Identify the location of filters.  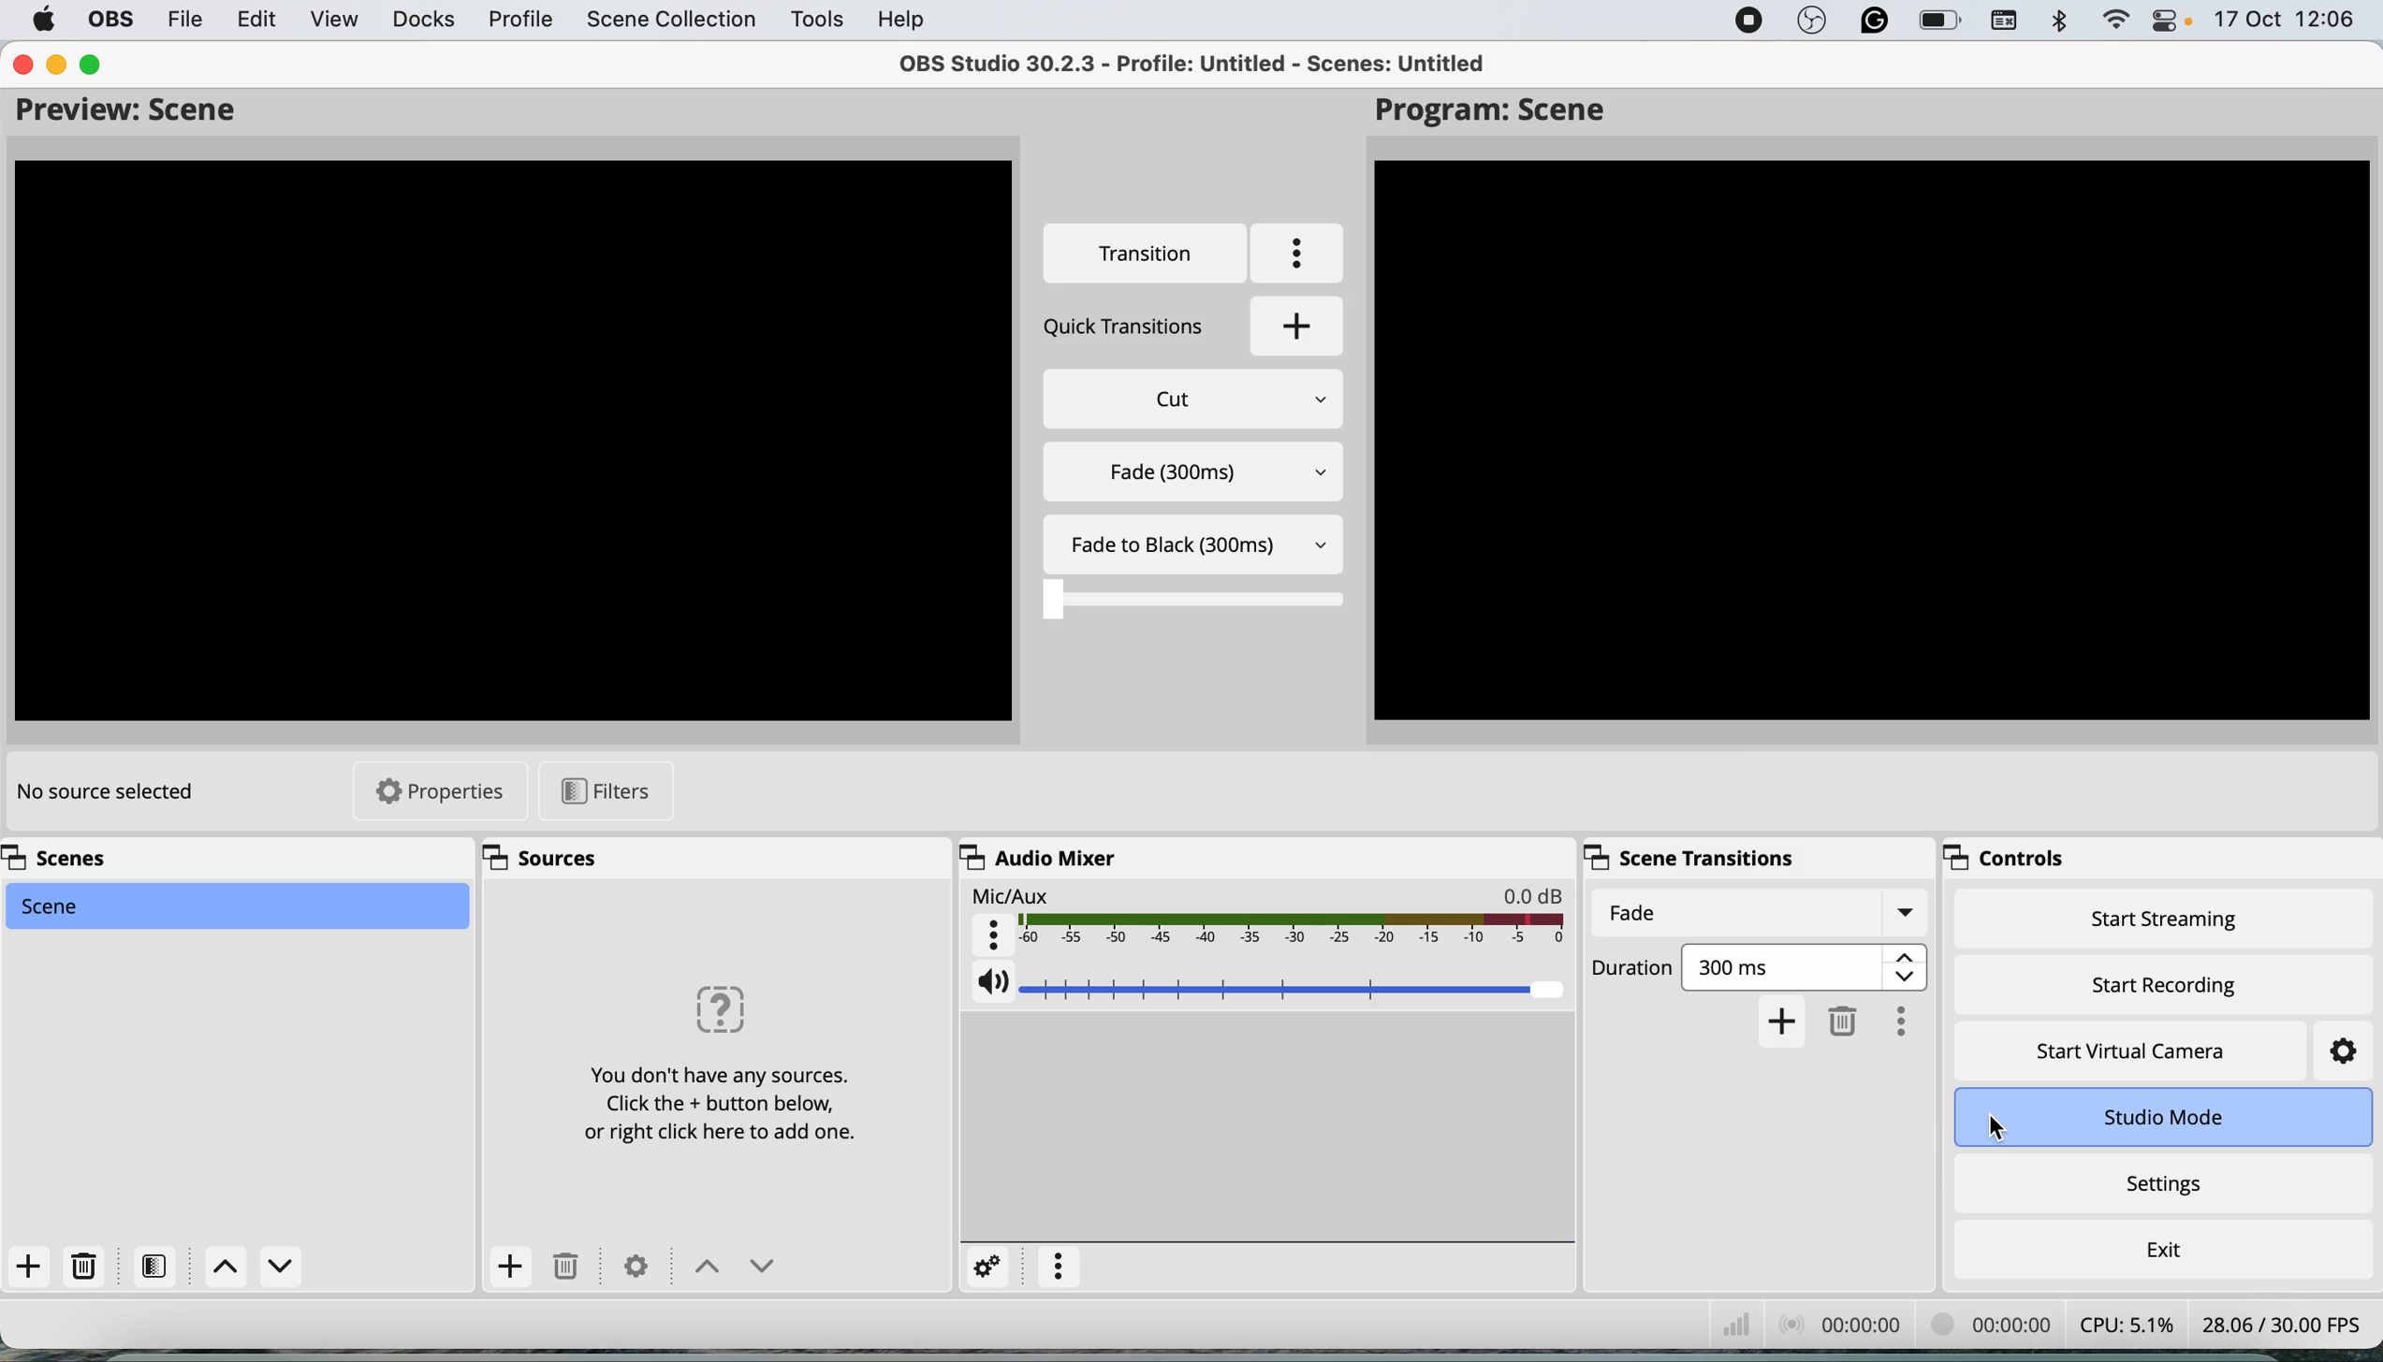
(157, 1265).